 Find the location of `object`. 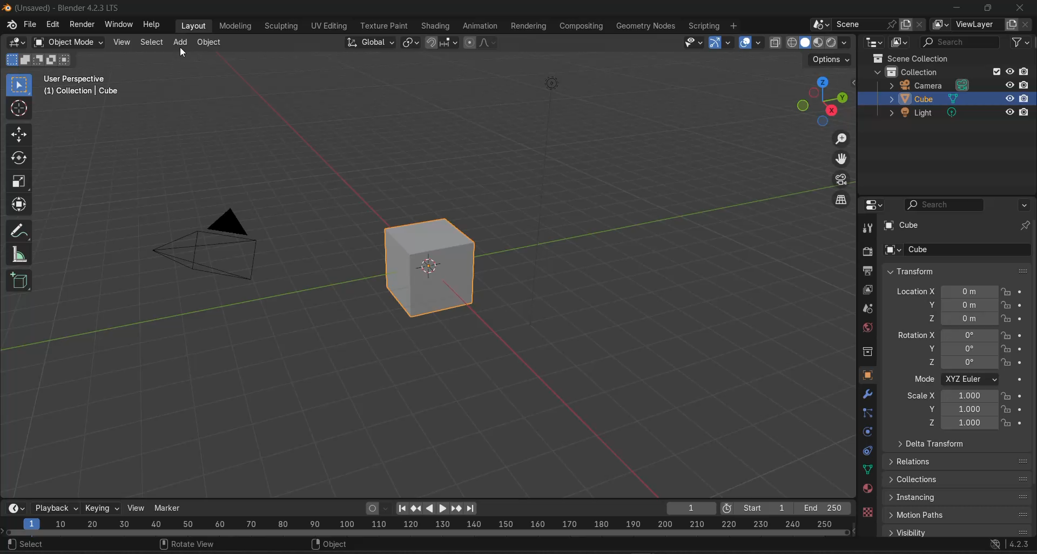

object is located at coordinates (335, 545).